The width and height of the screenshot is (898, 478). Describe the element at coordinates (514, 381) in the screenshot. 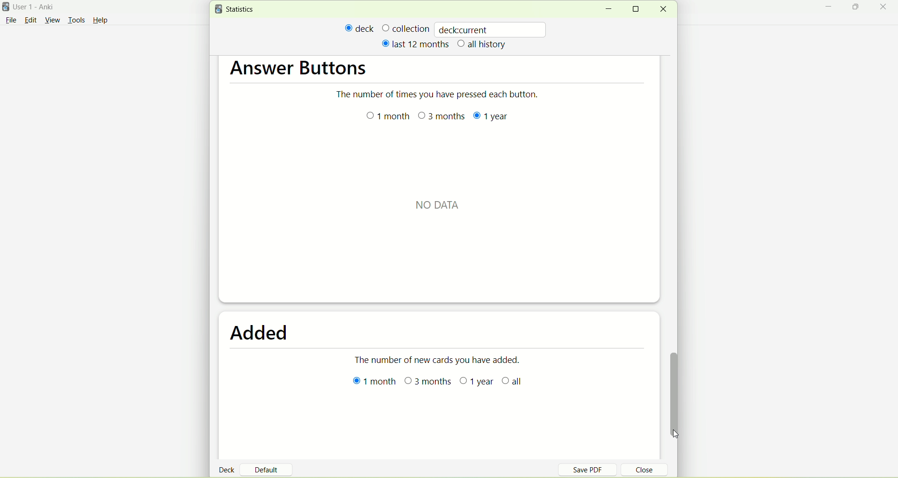

I see `all` at that location.